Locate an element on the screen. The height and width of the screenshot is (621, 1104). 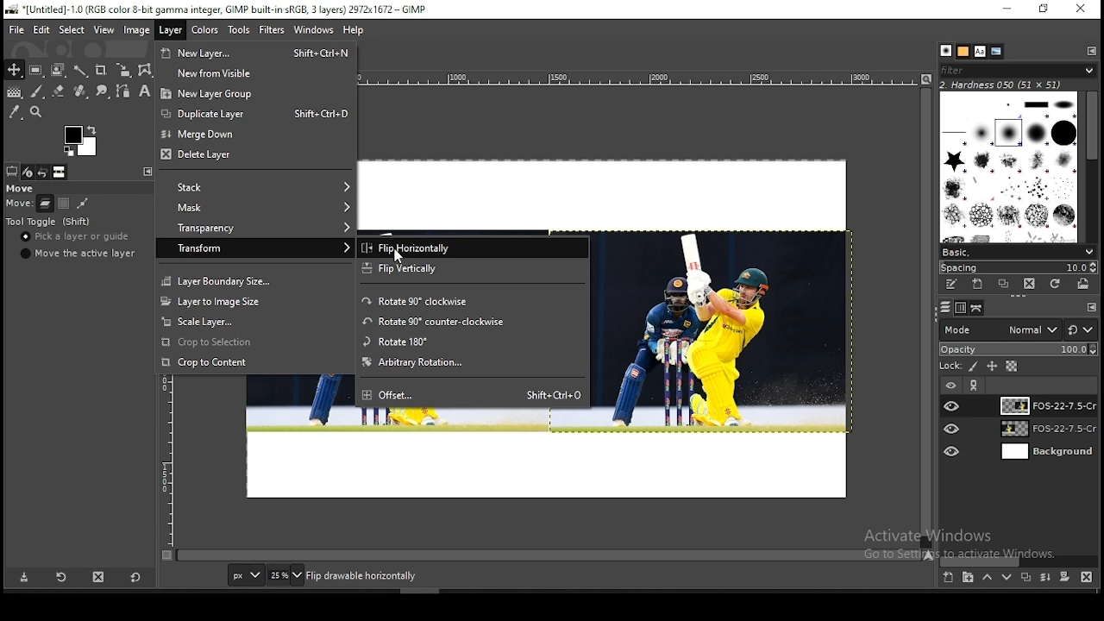
crop tool is located at coordinates (121, 71).